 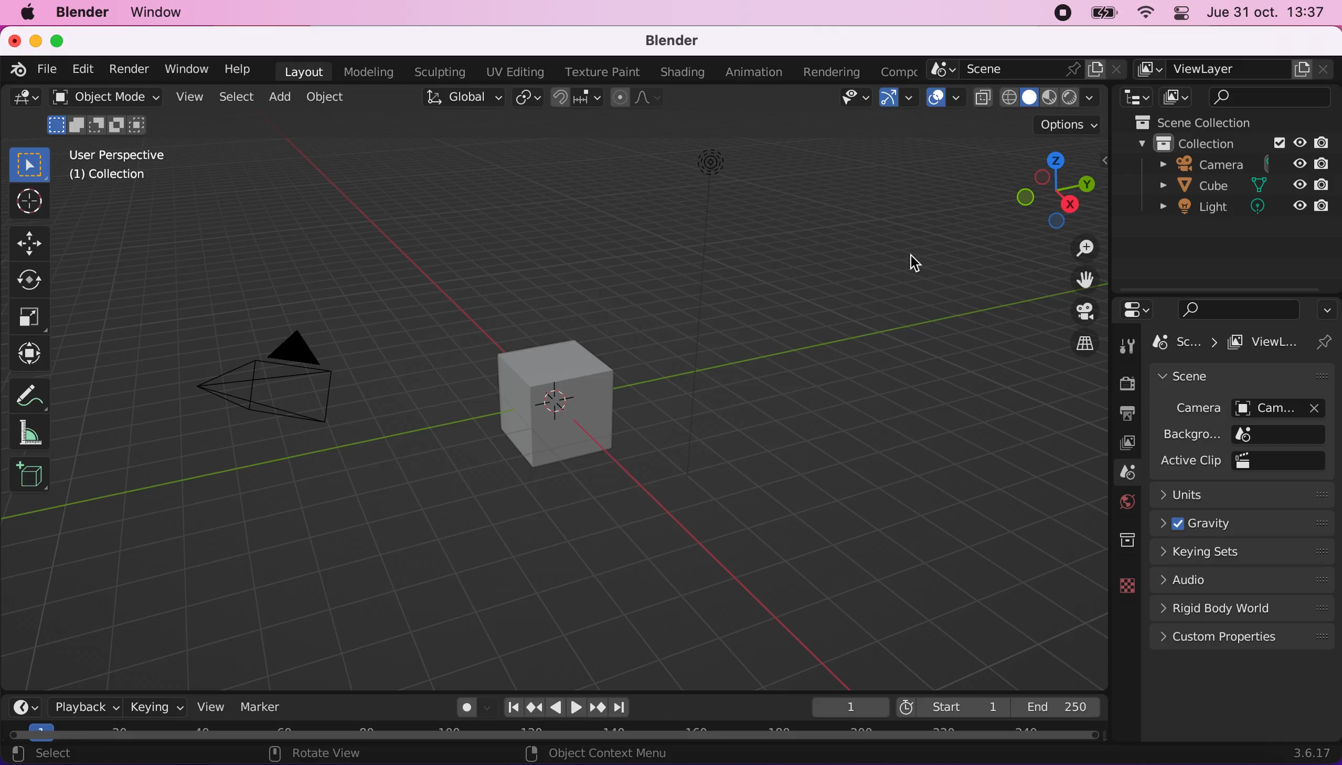 What do you see at coordinates (1076, 278) in the screenshot?
I see `move the view` at bounding box center [1076, 278].